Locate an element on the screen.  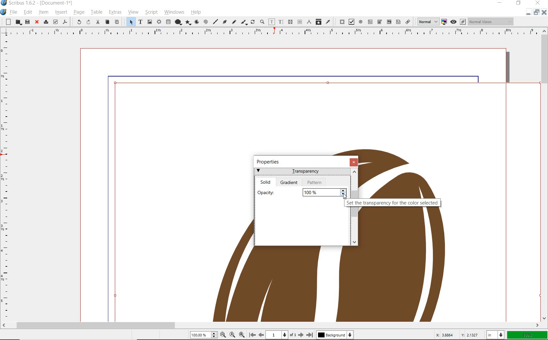
Previous Page is located at coordinates (260, 335).